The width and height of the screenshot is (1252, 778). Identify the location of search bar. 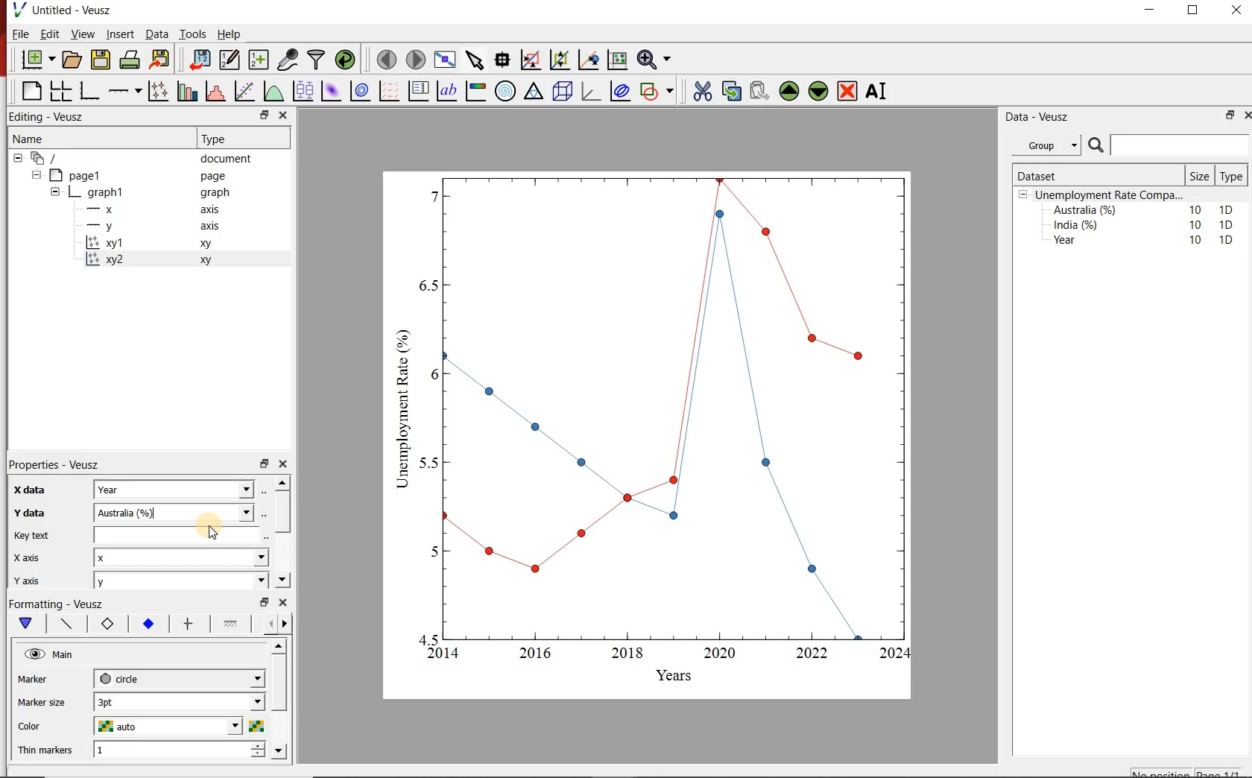
(1167, 145).